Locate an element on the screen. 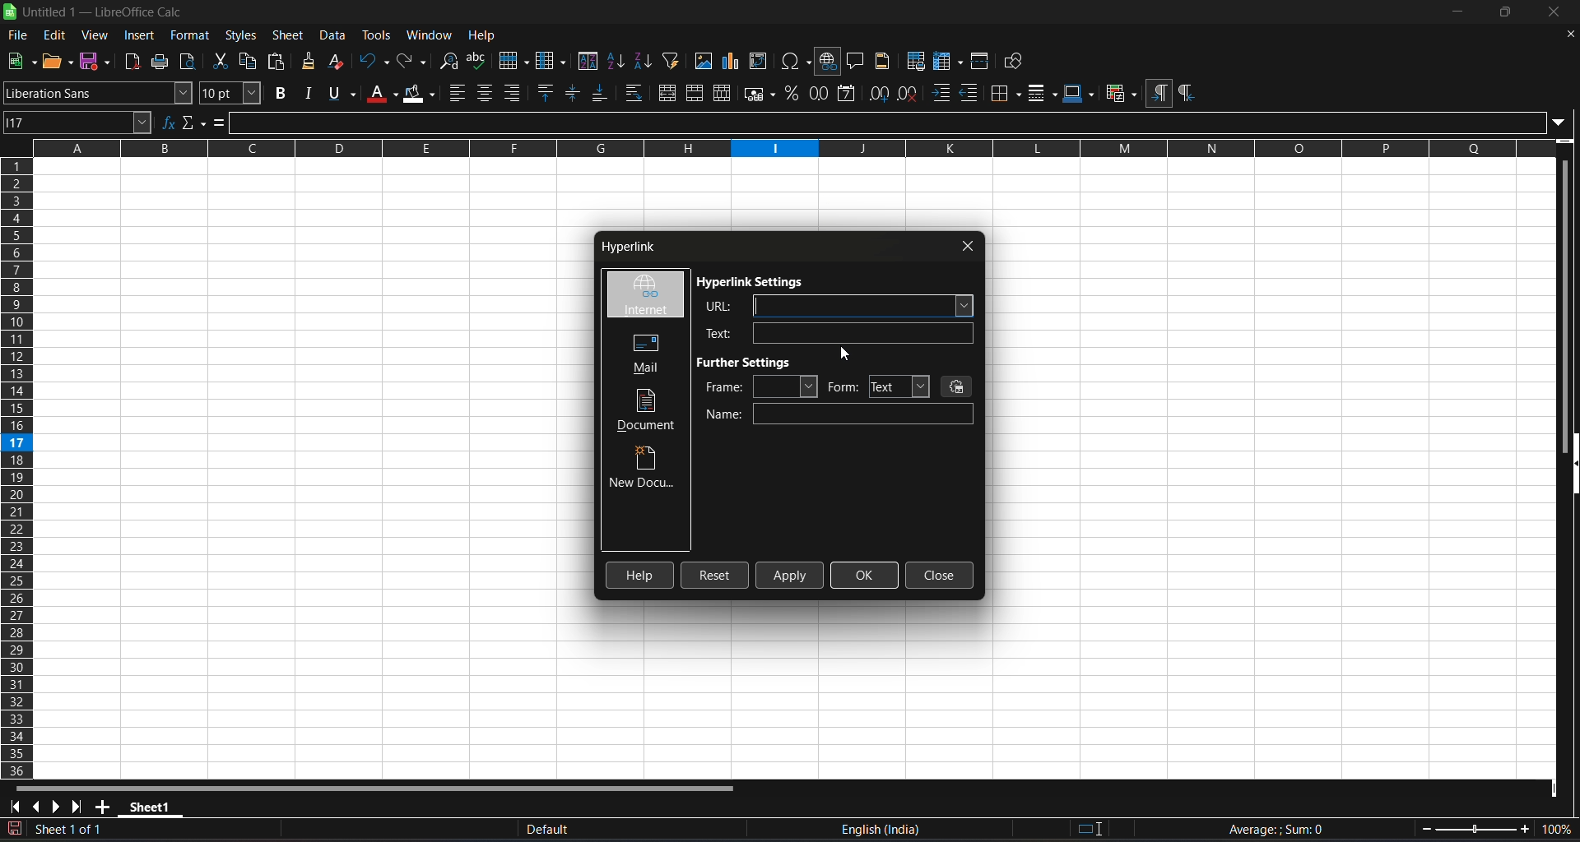 Image resolution: width=1580 pixels, height=842 pixels. close is located at coordinates (969, 246).